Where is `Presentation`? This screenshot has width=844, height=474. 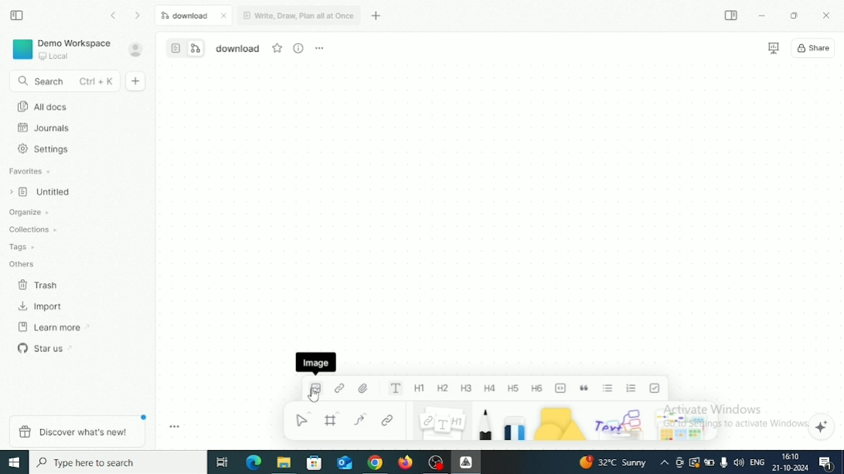
Presentation is located at coordinates (774, 49).